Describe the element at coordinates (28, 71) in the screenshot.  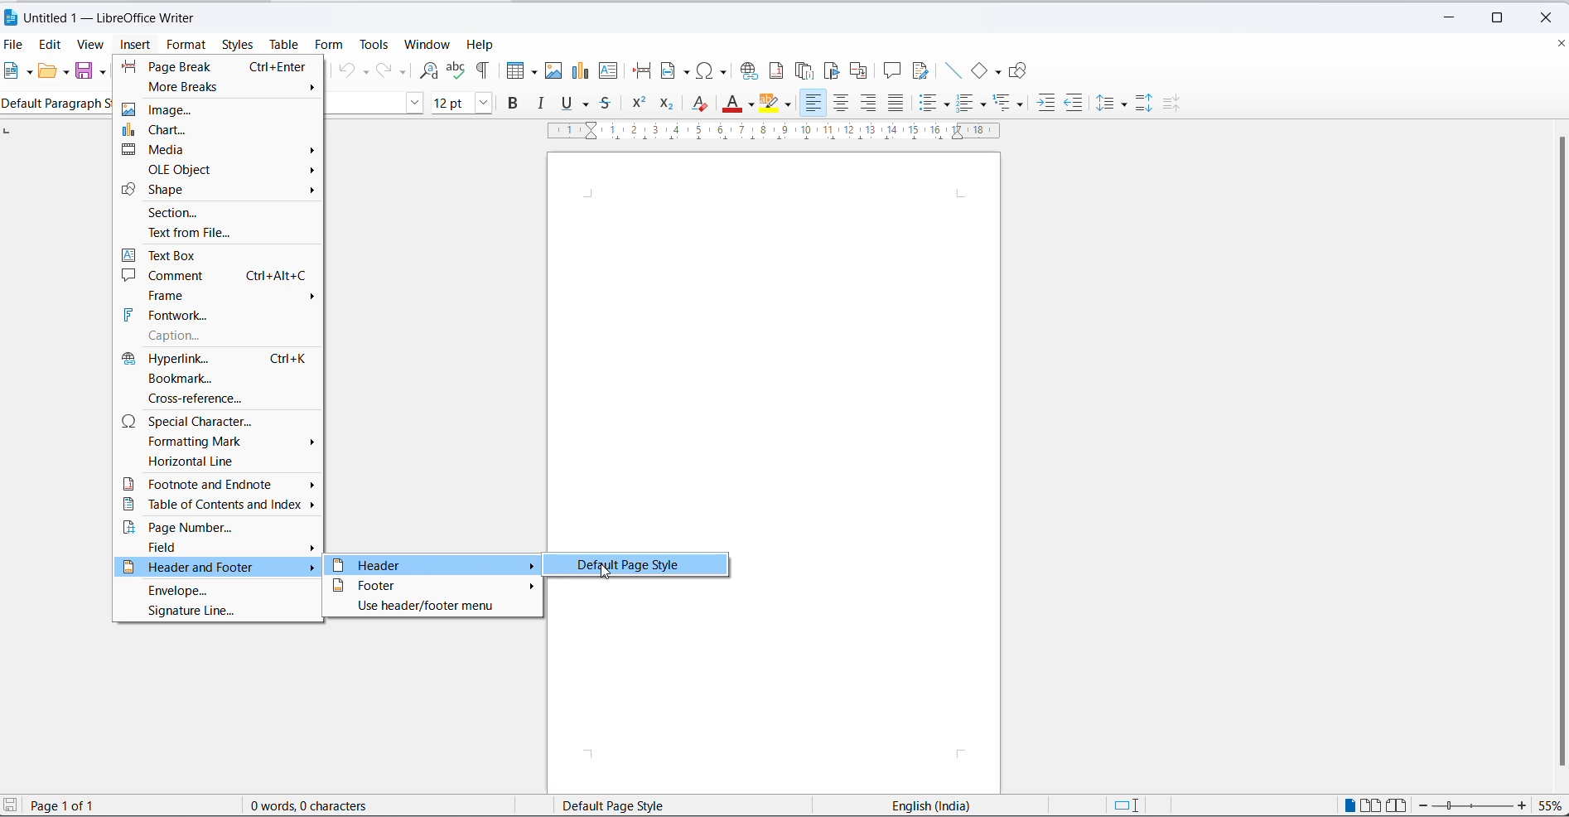
I see `new file options` at that location.